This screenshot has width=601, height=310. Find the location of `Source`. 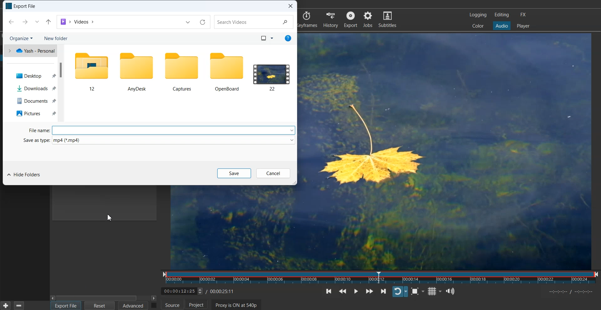

Source is located at coordinates (172, 306).